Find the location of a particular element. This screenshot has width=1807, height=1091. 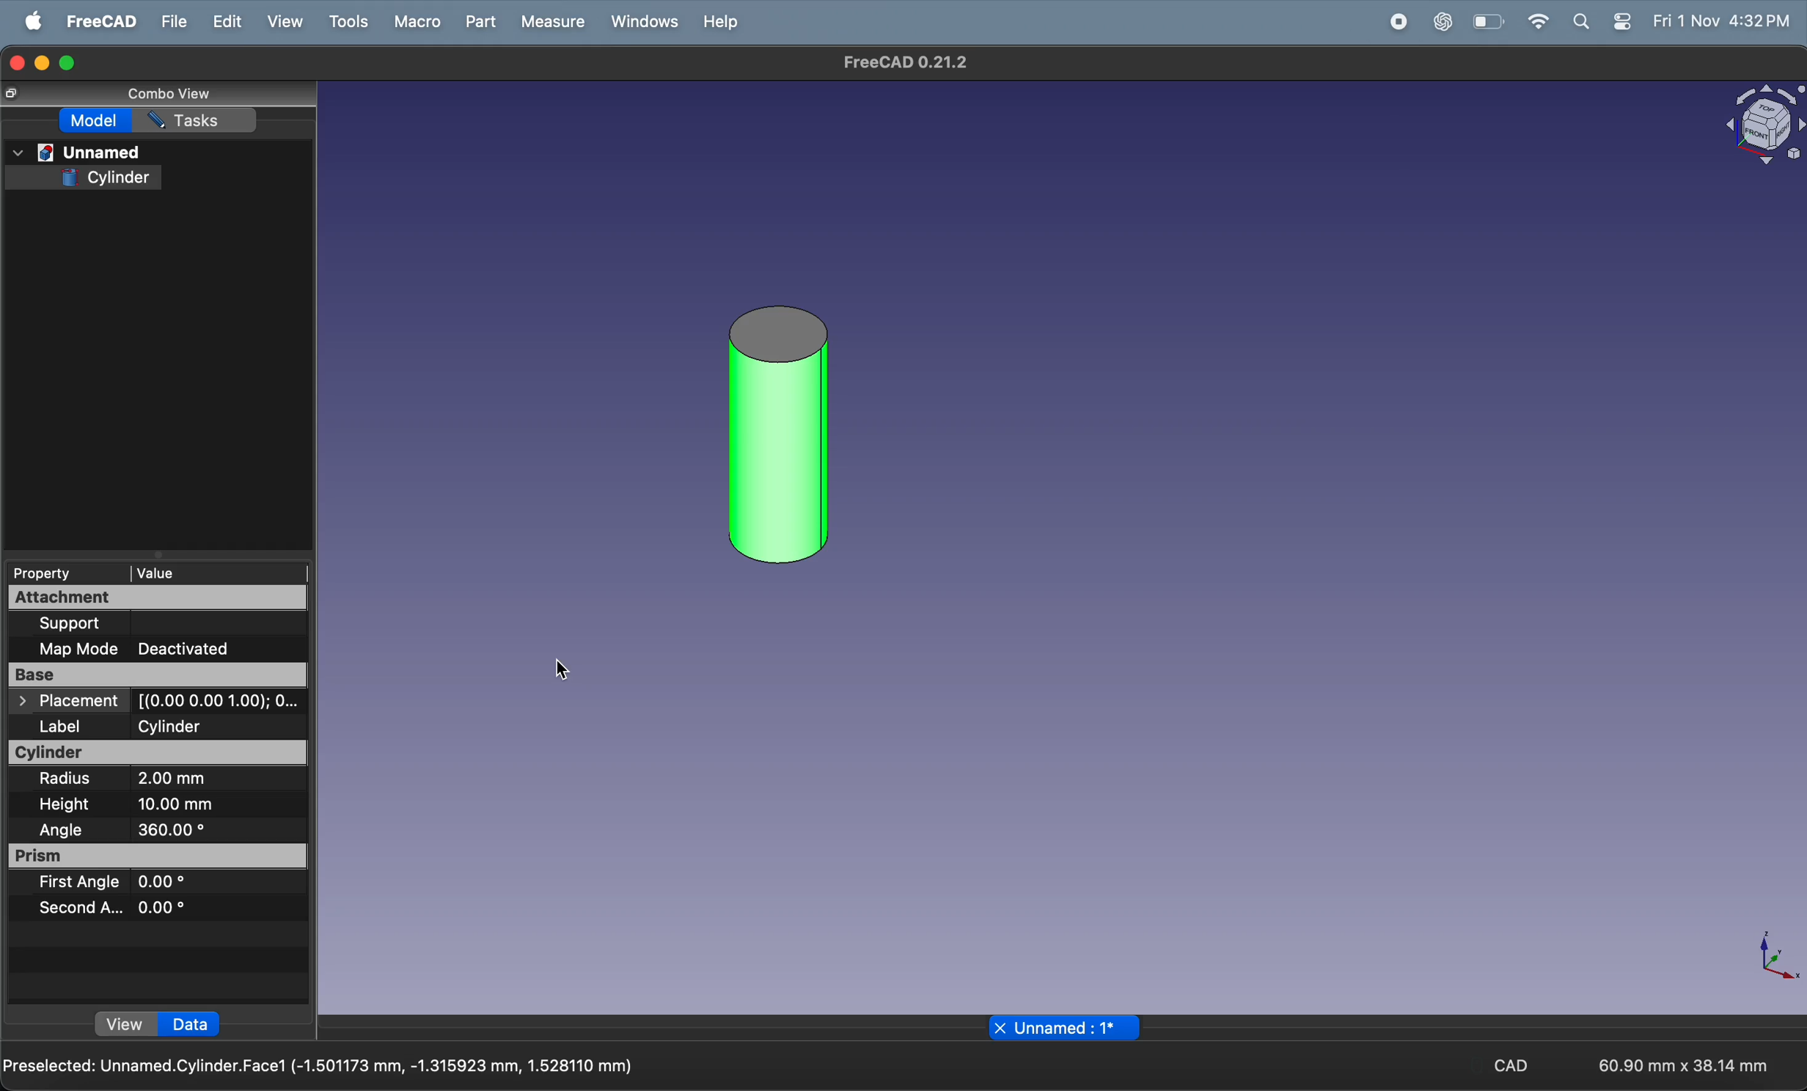

close is located at coordinates (1000, 1027).